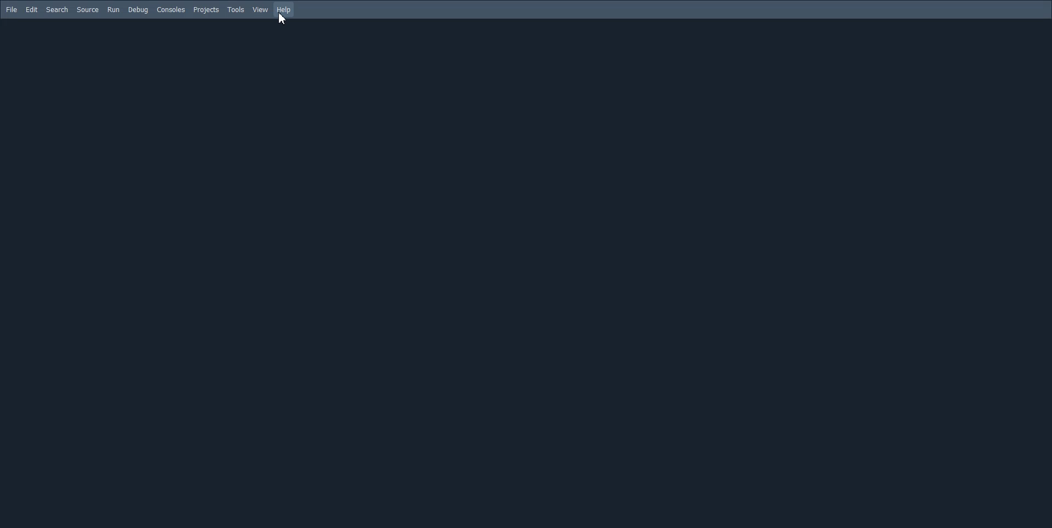 The height and width of the screenshot is (528, 1052). I want to click on Projects, so click(206, 10).